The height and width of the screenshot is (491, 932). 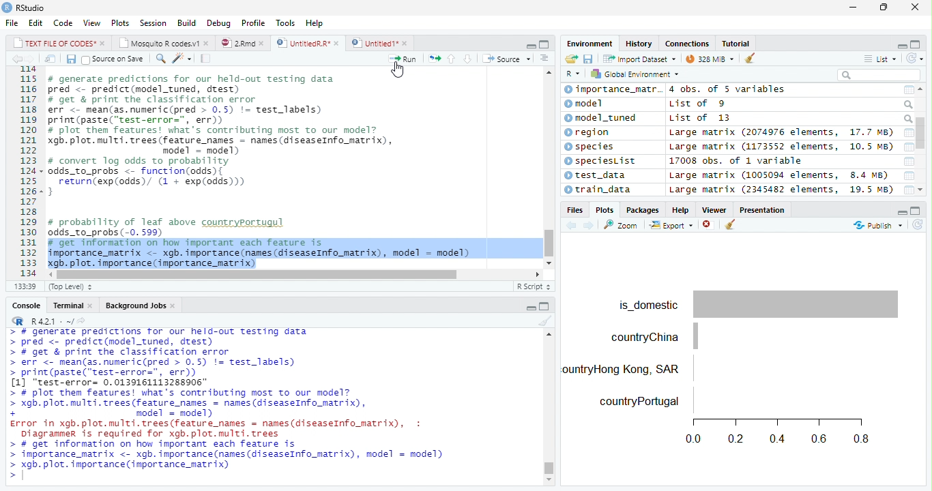 What do you see at coordinates (908, 146) in the screenshot?
I see `Date` at bounding box center [908, 146].